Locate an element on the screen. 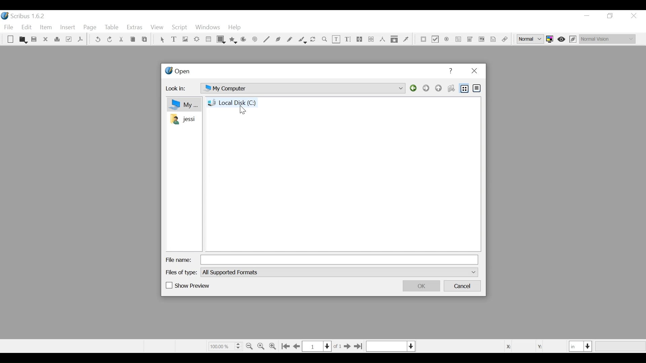 The width and height of the screenshot is (646, 363). Save is located at coordinates (35, 40).